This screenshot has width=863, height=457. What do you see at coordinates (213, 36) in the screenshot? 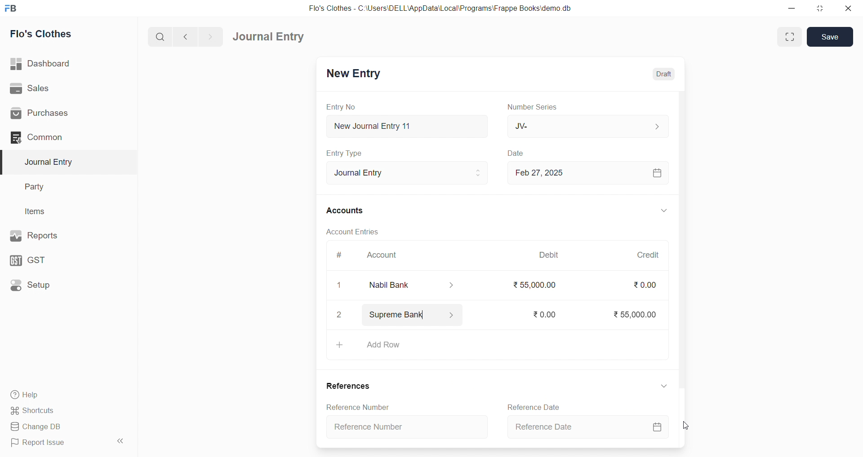
I see `navigate forward` at bounding box center [213, 36].